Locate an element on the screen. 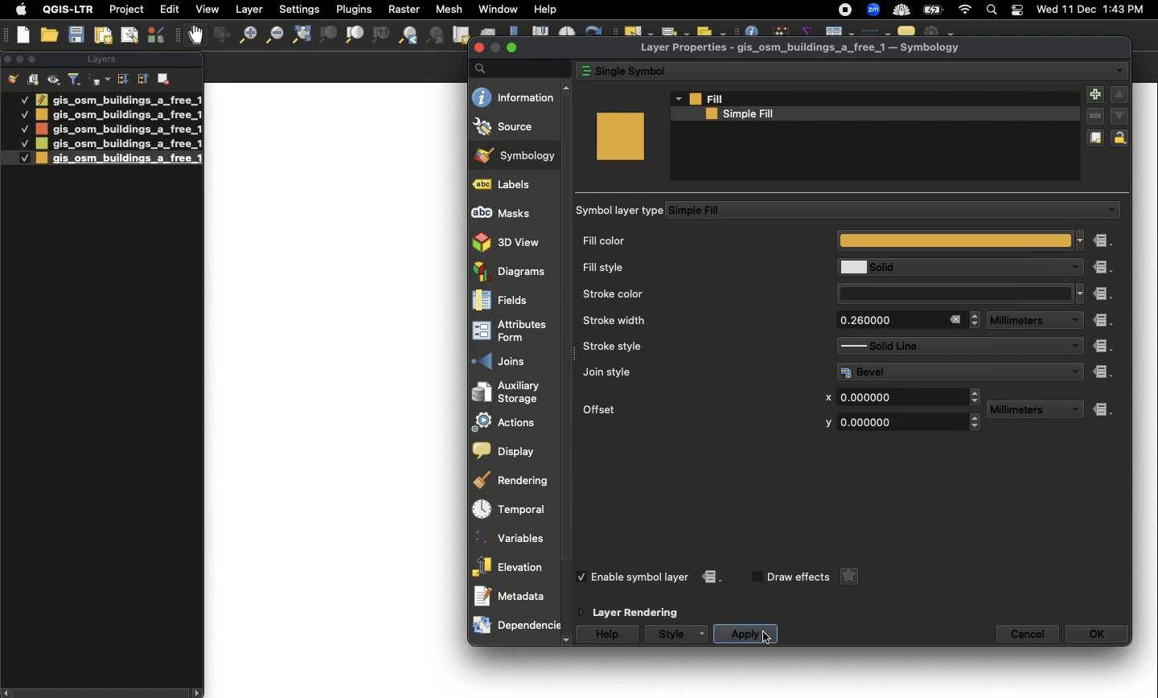 The width and height of the screenshot is (1158, 698). Joins is located at coordinates (511, 360).